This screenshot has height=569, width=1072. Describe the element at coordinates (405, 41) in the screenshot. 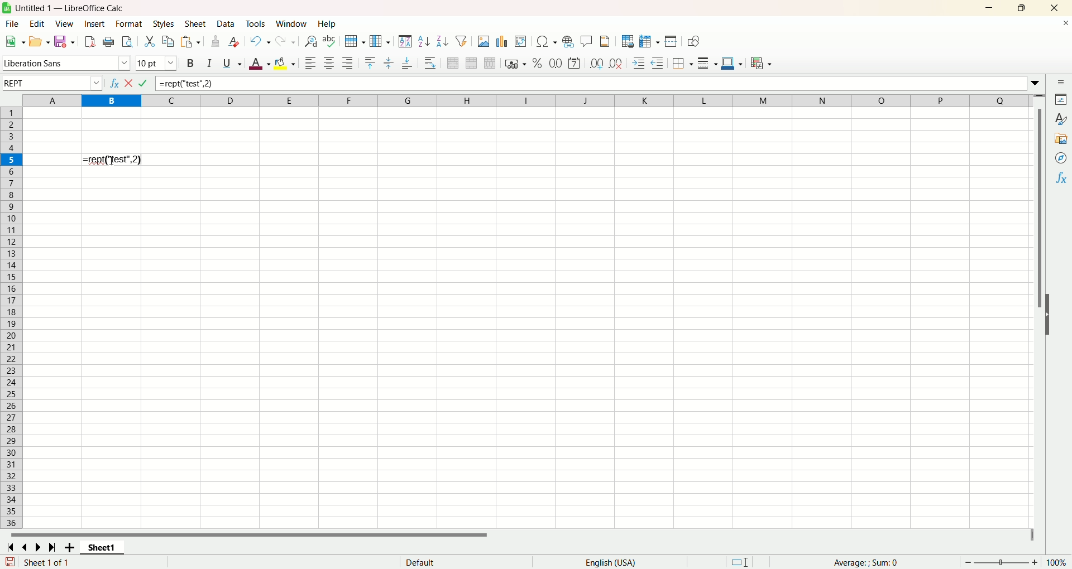

I see `sort` at that location.